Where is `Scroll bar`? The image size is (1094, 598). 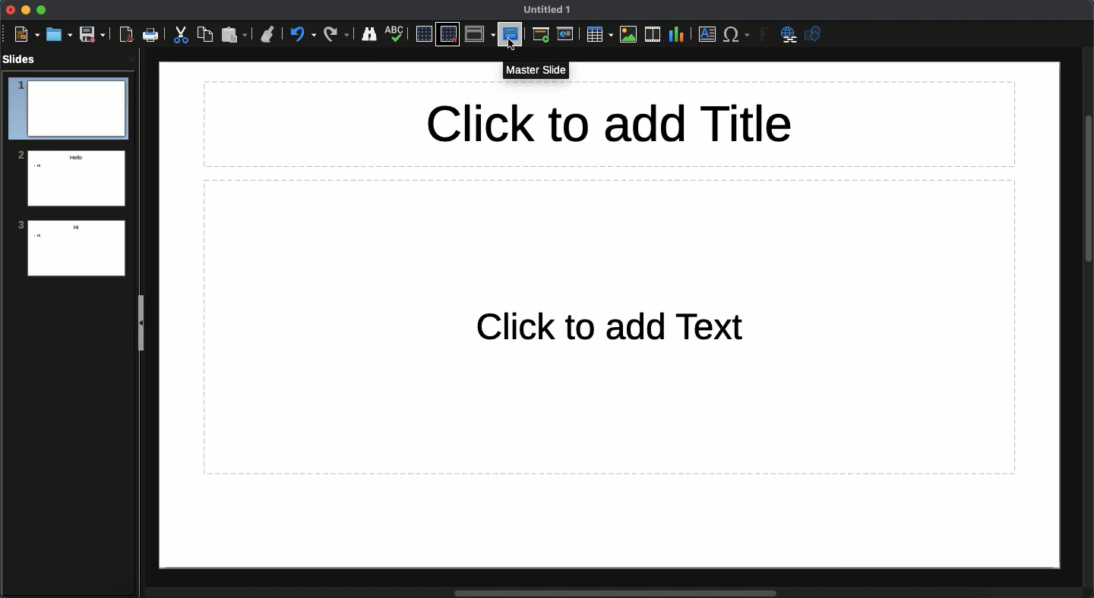 Scroll bar is located at coordinates (1087, 189).